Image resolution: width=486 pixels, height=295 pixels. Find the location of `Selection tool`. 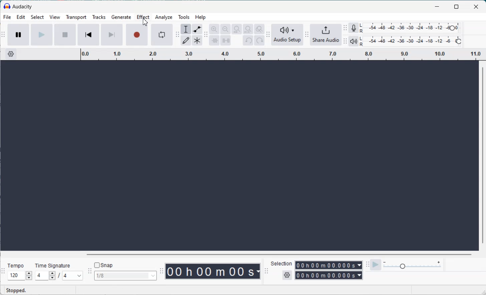

Selection tool is located at coordinates (185, 29).